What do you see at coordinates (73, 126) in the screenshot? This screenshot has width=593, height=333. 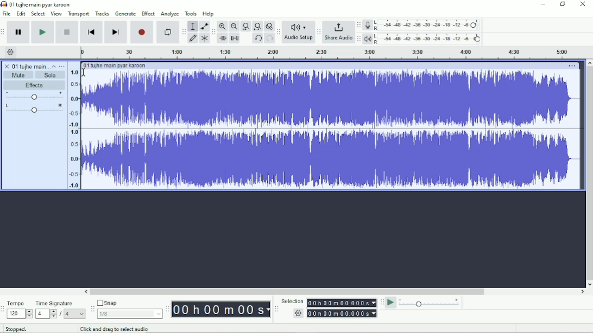 I see `Sound` at bounding box center [73, 126].